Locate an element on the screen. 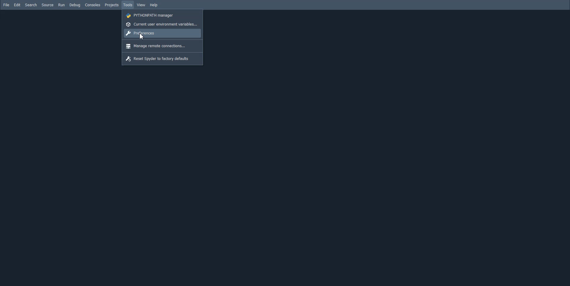 Image resolution: width=570 pixels, height=286 pixels. Preferences is located at coordinates (162, 33).